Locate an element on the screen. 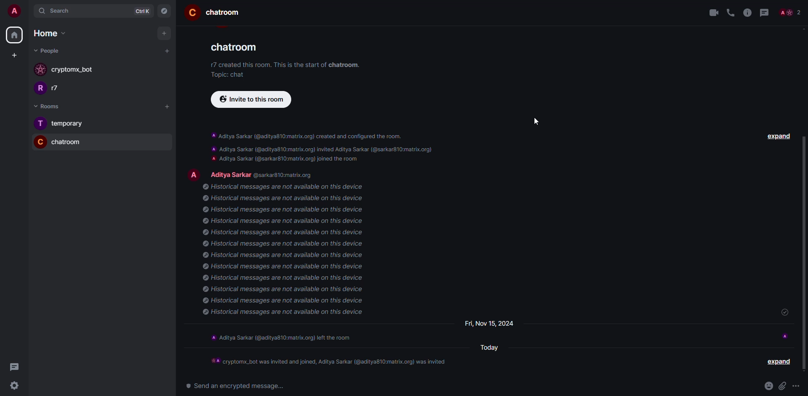  topic chat is located at coordinates (229, 75).